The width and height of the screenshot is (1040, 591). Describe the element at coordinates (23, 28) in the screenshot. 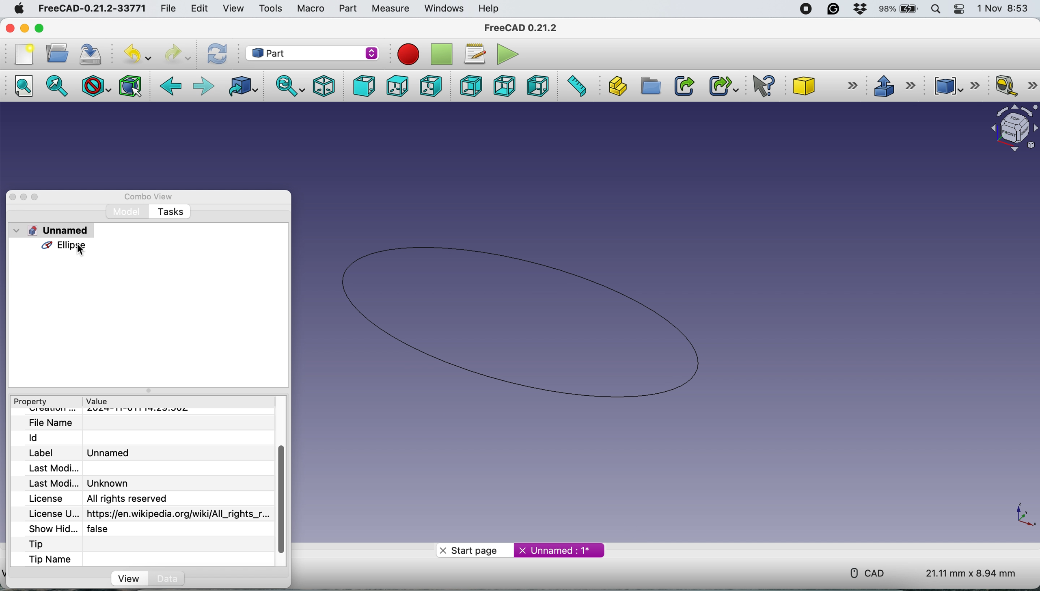

I see `minimise` at that location.